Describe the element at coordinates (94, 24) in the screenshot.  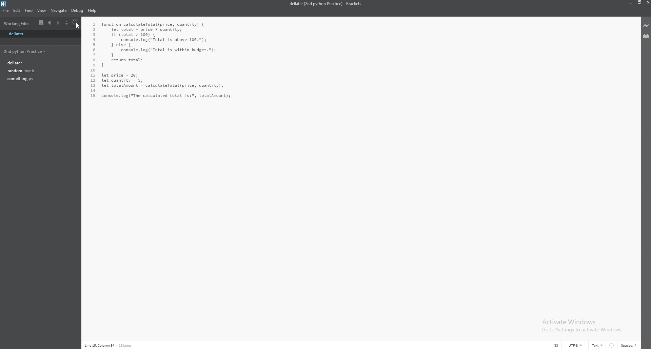
I see `1` at that location.